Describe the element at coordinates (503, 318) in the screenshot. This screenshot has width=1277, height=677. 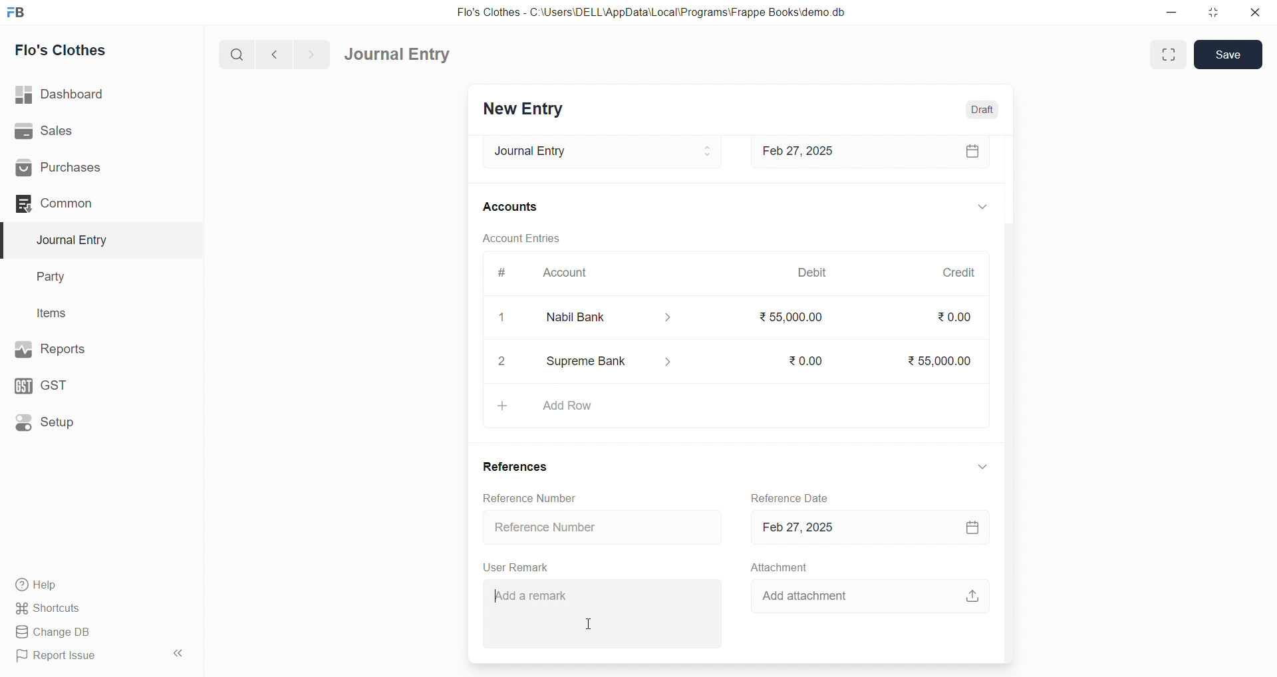
I see `1` at that location.